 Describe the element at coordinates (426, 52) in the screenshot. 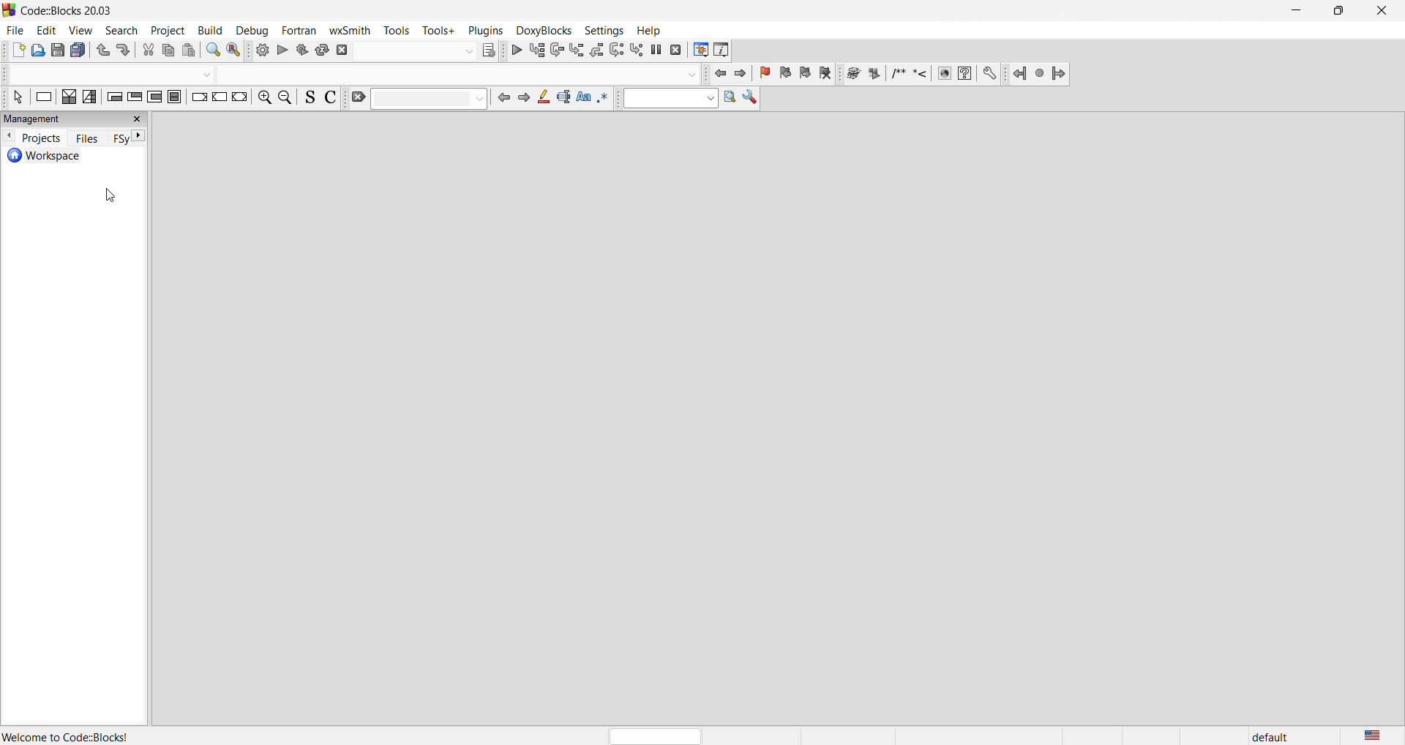

I see `show the select target dialog` at that location.